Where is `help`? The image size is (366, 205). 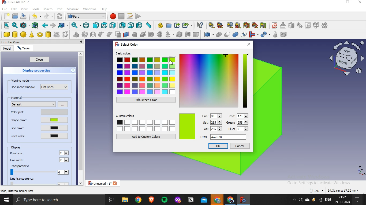
help is located at coordinates (104, 9).